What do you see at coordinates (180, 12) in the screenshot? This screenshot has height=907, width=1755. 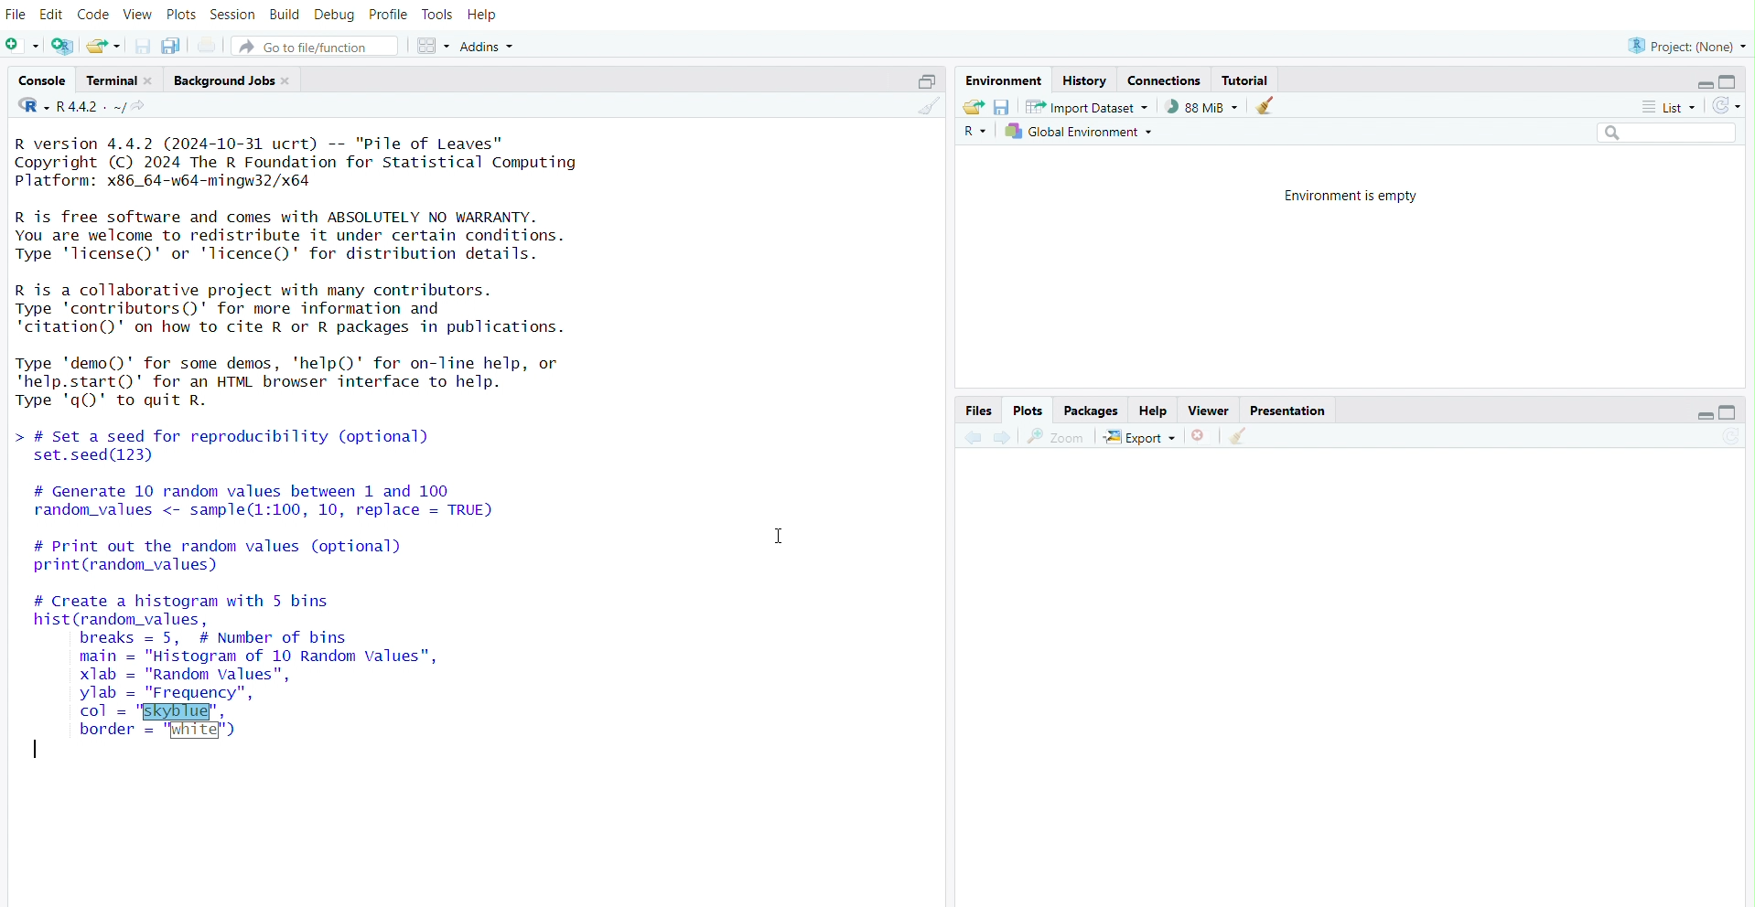 I see `plots` at bounding box center [180, 12].